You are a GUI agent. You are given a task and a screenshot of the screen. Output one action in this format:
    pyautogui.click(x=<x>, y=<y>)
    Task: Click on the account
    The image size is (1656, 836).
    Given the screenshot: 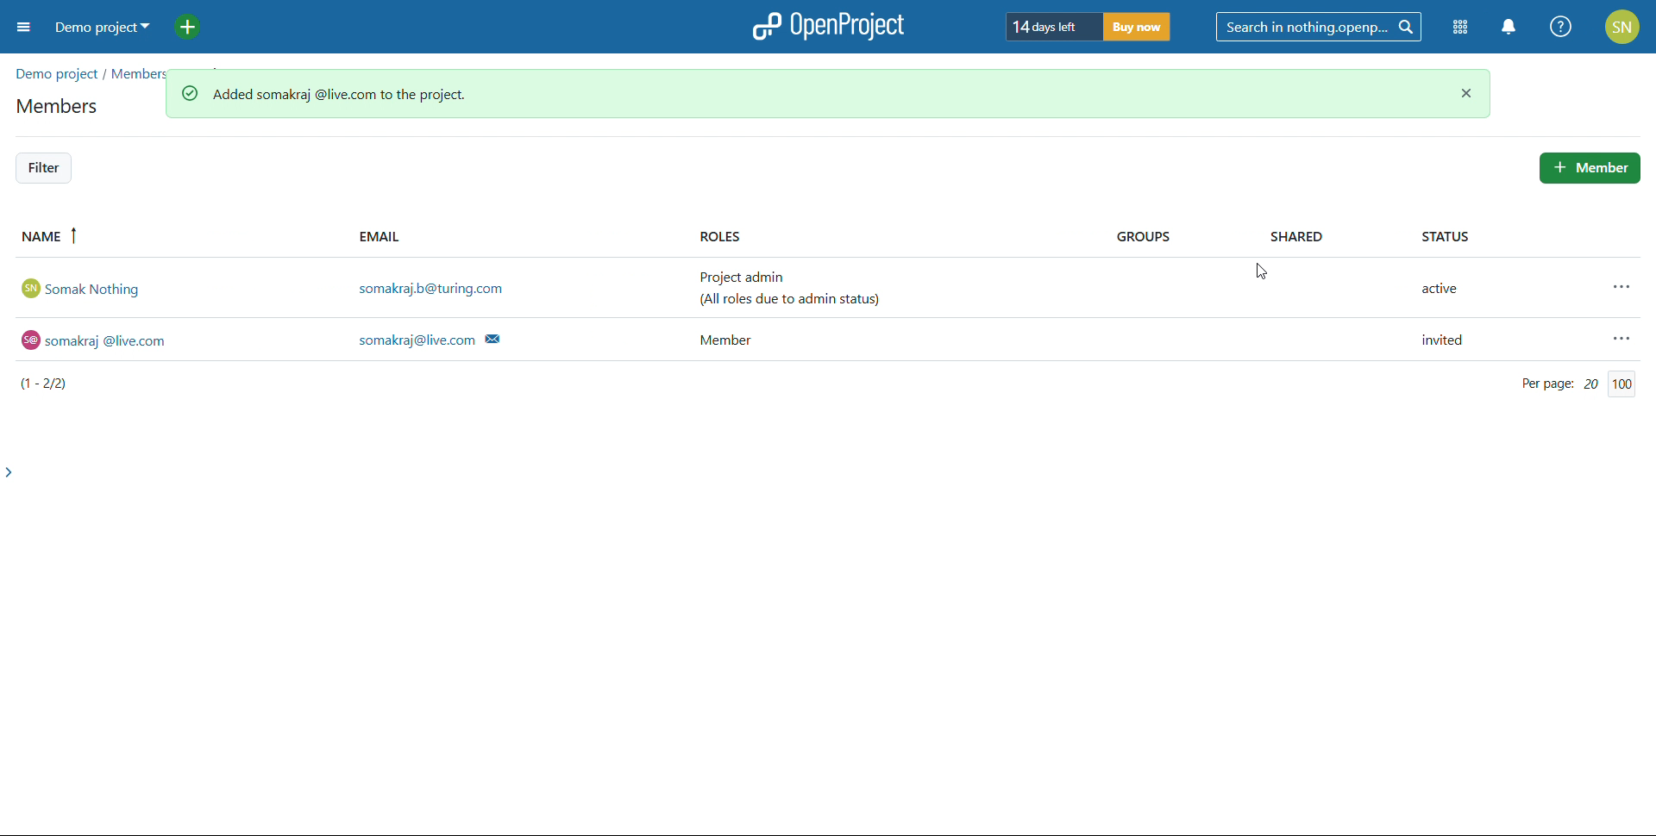 What is the action you would take?
    pyautogui.click(x=1623, y=26)
    